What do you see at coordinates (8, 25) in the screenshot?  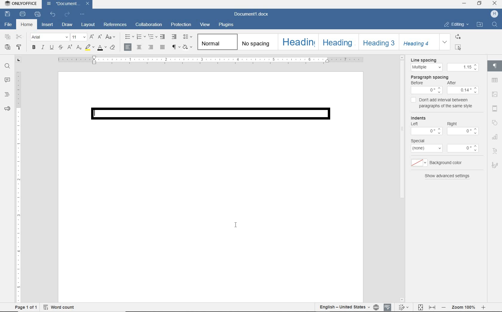 I see `file` at bounding box center [8, 25].